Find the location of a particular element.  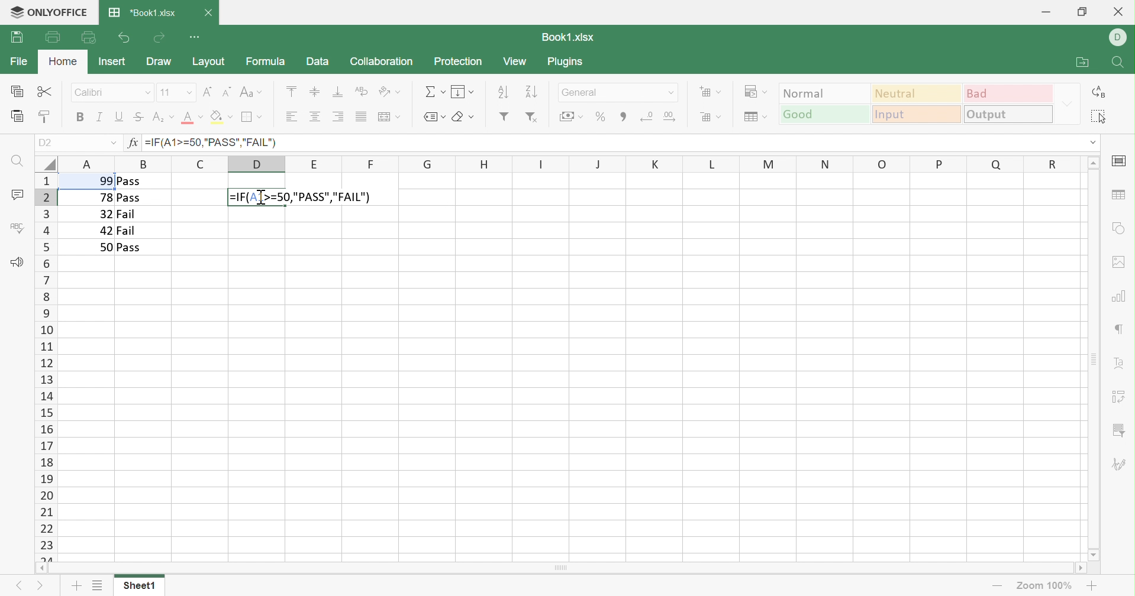

View is located at coordinates (515, 61).